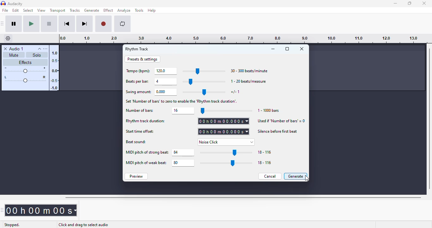 The height and width of the screenshot is (228, 432). Describe the element at coordinates (270, 176) in the screenshot. I see `cancel` at that location.